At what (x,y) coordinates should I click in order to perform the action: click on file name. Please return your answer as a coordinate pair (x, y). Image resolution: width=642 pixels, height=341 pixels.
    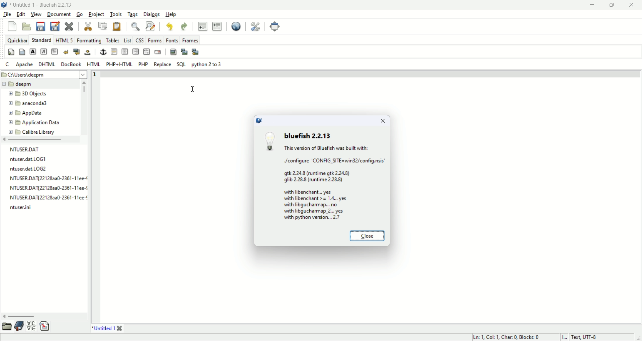
    Looking at the image, I should click on (48, 196).